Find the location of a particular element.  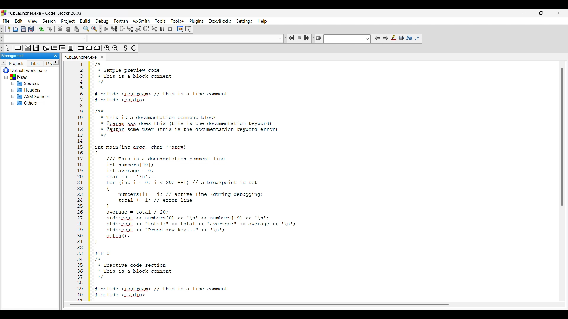

Plugins menu is located at coordinates (196, 21).